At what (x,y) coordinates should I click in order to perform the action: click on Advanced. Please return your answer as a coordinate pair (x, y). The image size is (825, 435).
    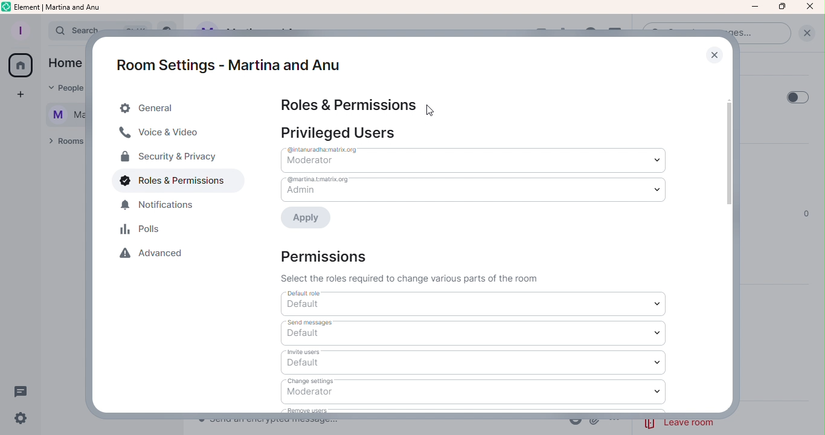
    Looking at the image, I should click on (156, 256).